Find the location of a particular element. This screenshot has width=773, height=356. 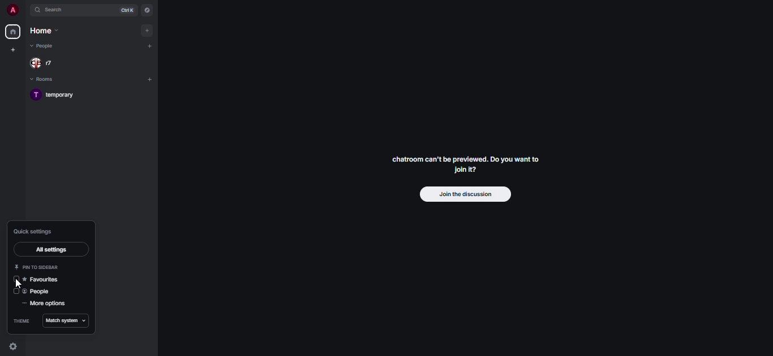

search is located at coordinates (52, 11).